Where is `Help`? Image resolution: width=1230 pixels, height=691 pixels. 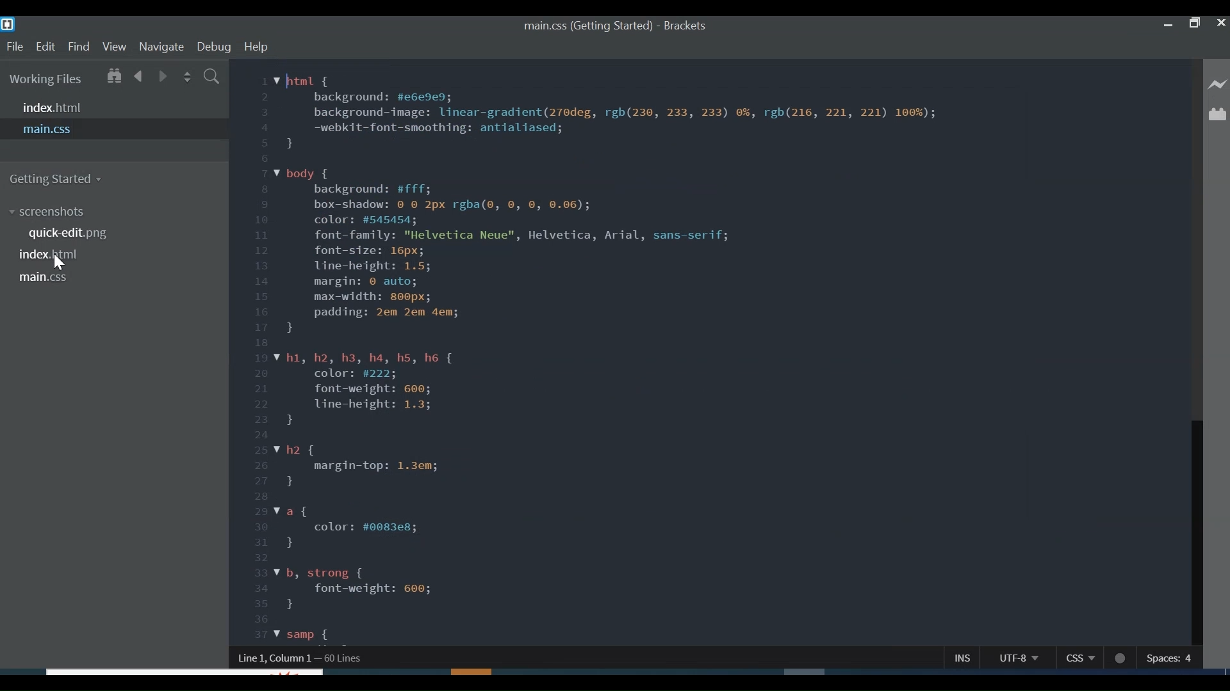 Help is located at coordinates (258, 47).